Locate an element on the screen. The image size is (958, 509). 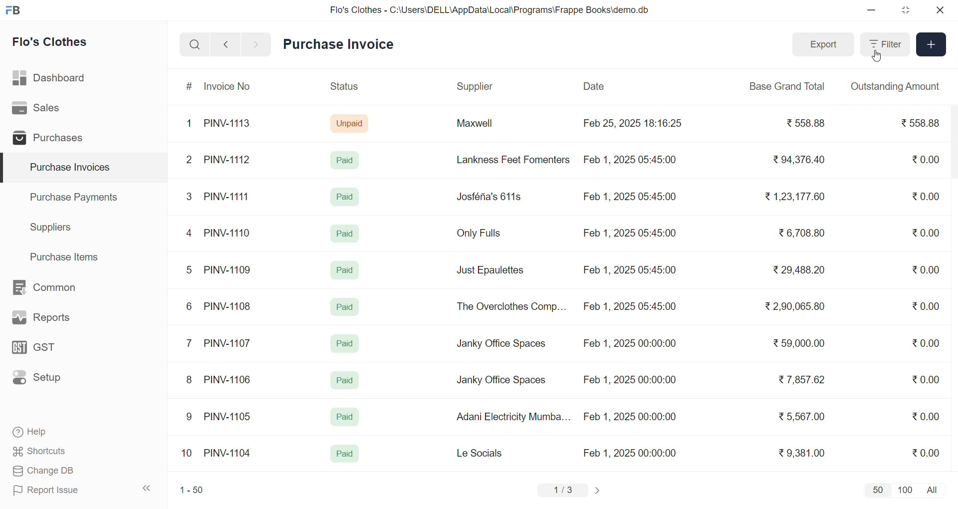
₹0.00 is located at coordinates (924, 160).